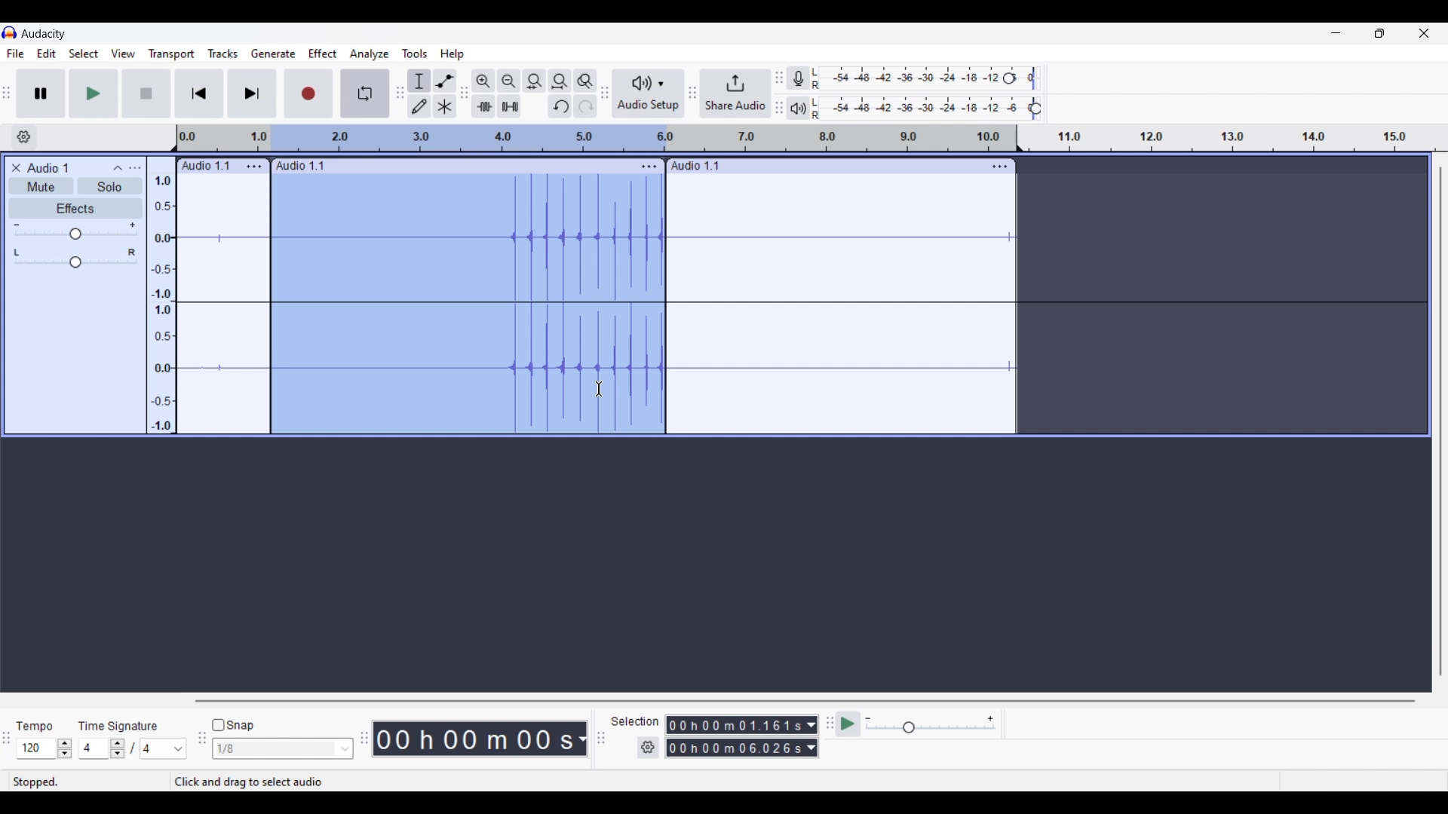 This screenshot has height=814, width=1448. Describe the element at coordinates (88, 782) in the screenshot. I see `Status of recording` at that location.